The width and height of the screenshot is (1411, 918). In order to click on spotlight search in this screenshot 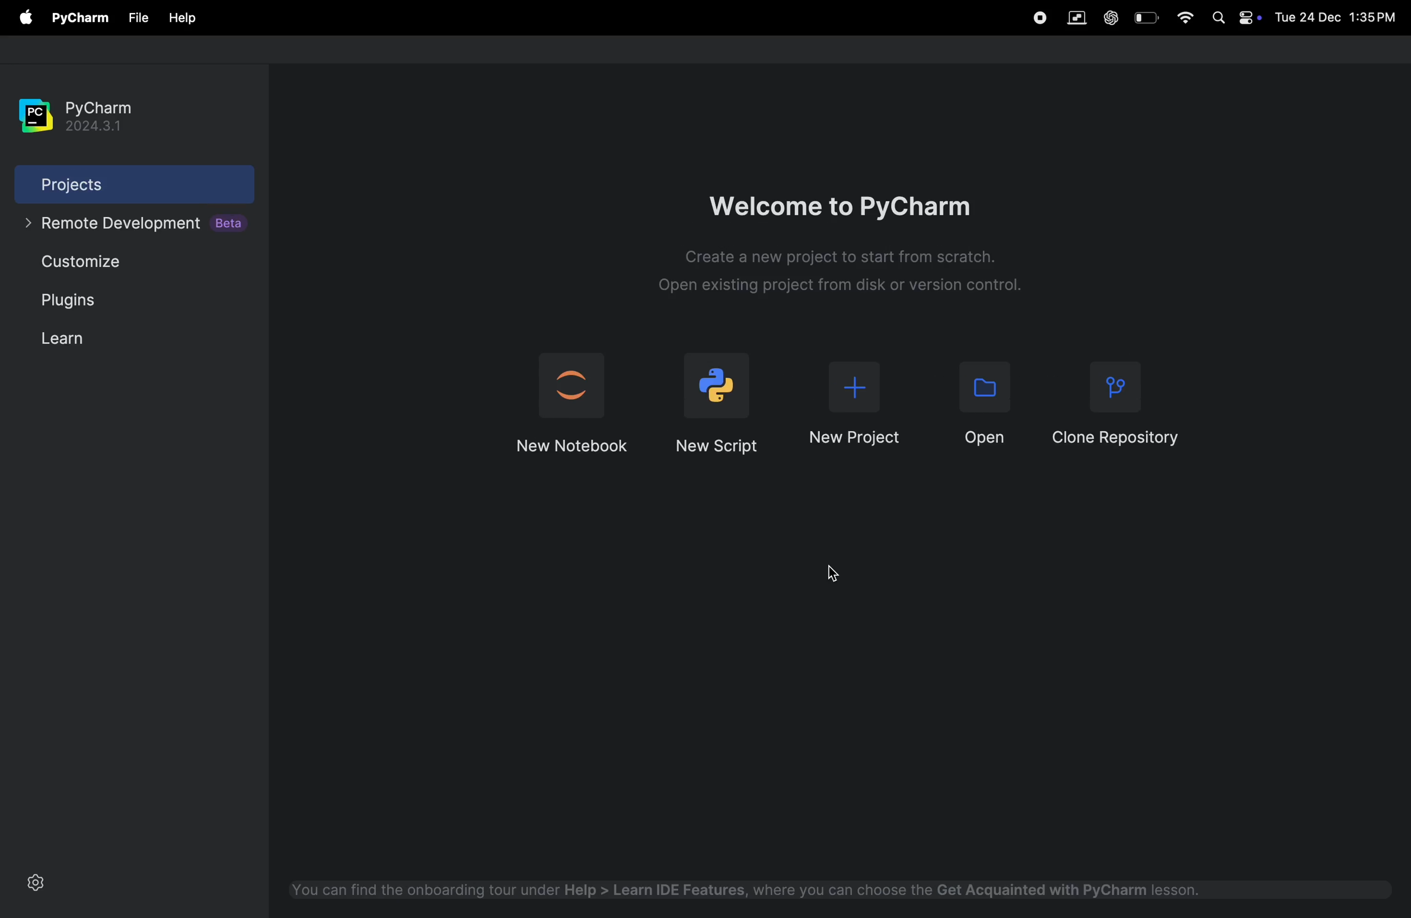, I will do `click(1217, 17)`.